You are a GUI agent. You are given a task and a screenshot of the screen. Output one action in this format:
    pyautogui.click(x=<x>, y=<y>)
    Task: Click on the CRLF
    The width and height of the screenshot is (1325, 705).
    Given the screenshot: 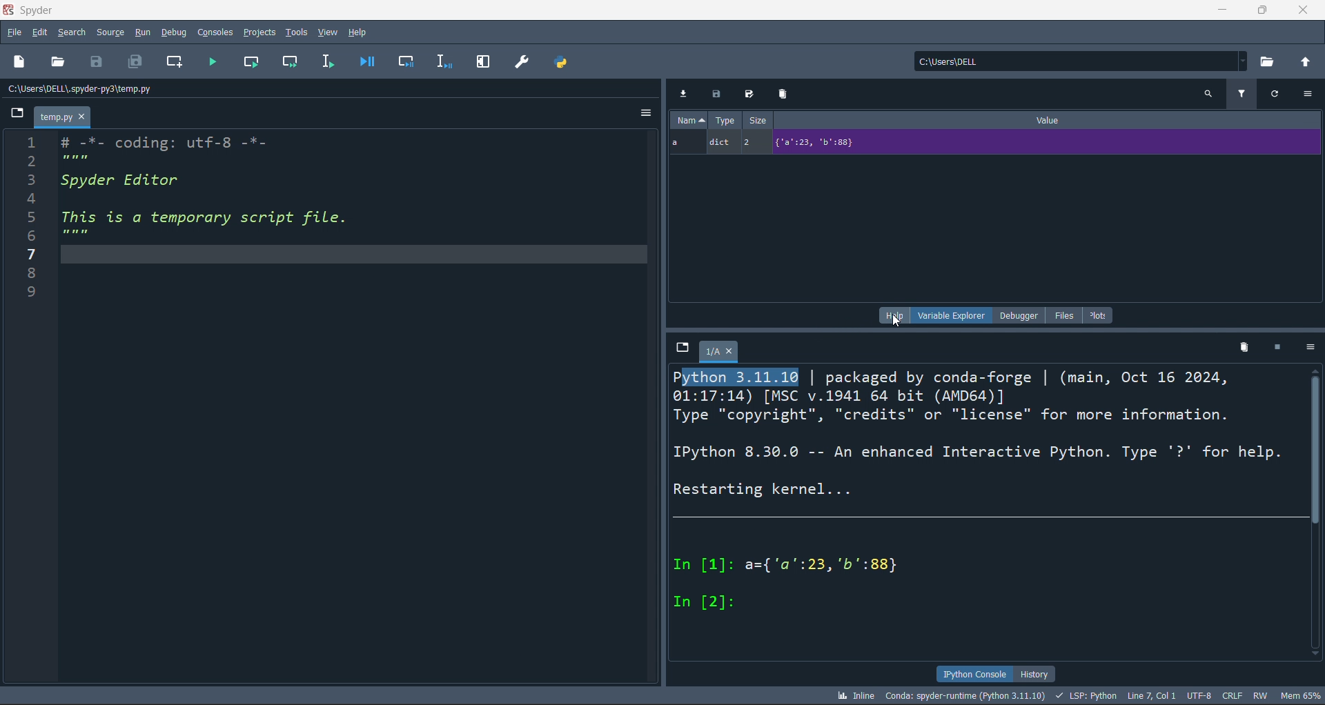 What is the action you would take?
    pyautogui.click(x=1233, y=695)
    